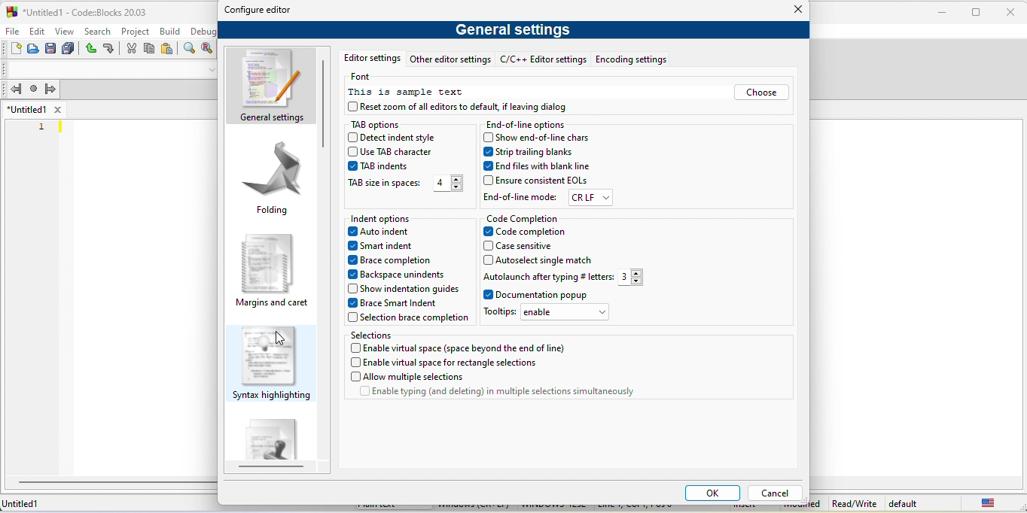 Image resolution: width=1027 pixels, height=513 pixels. What do you see at coordinates (773, 492) in the screenshot?
I see `cancel` at bounding box center [773, 492].